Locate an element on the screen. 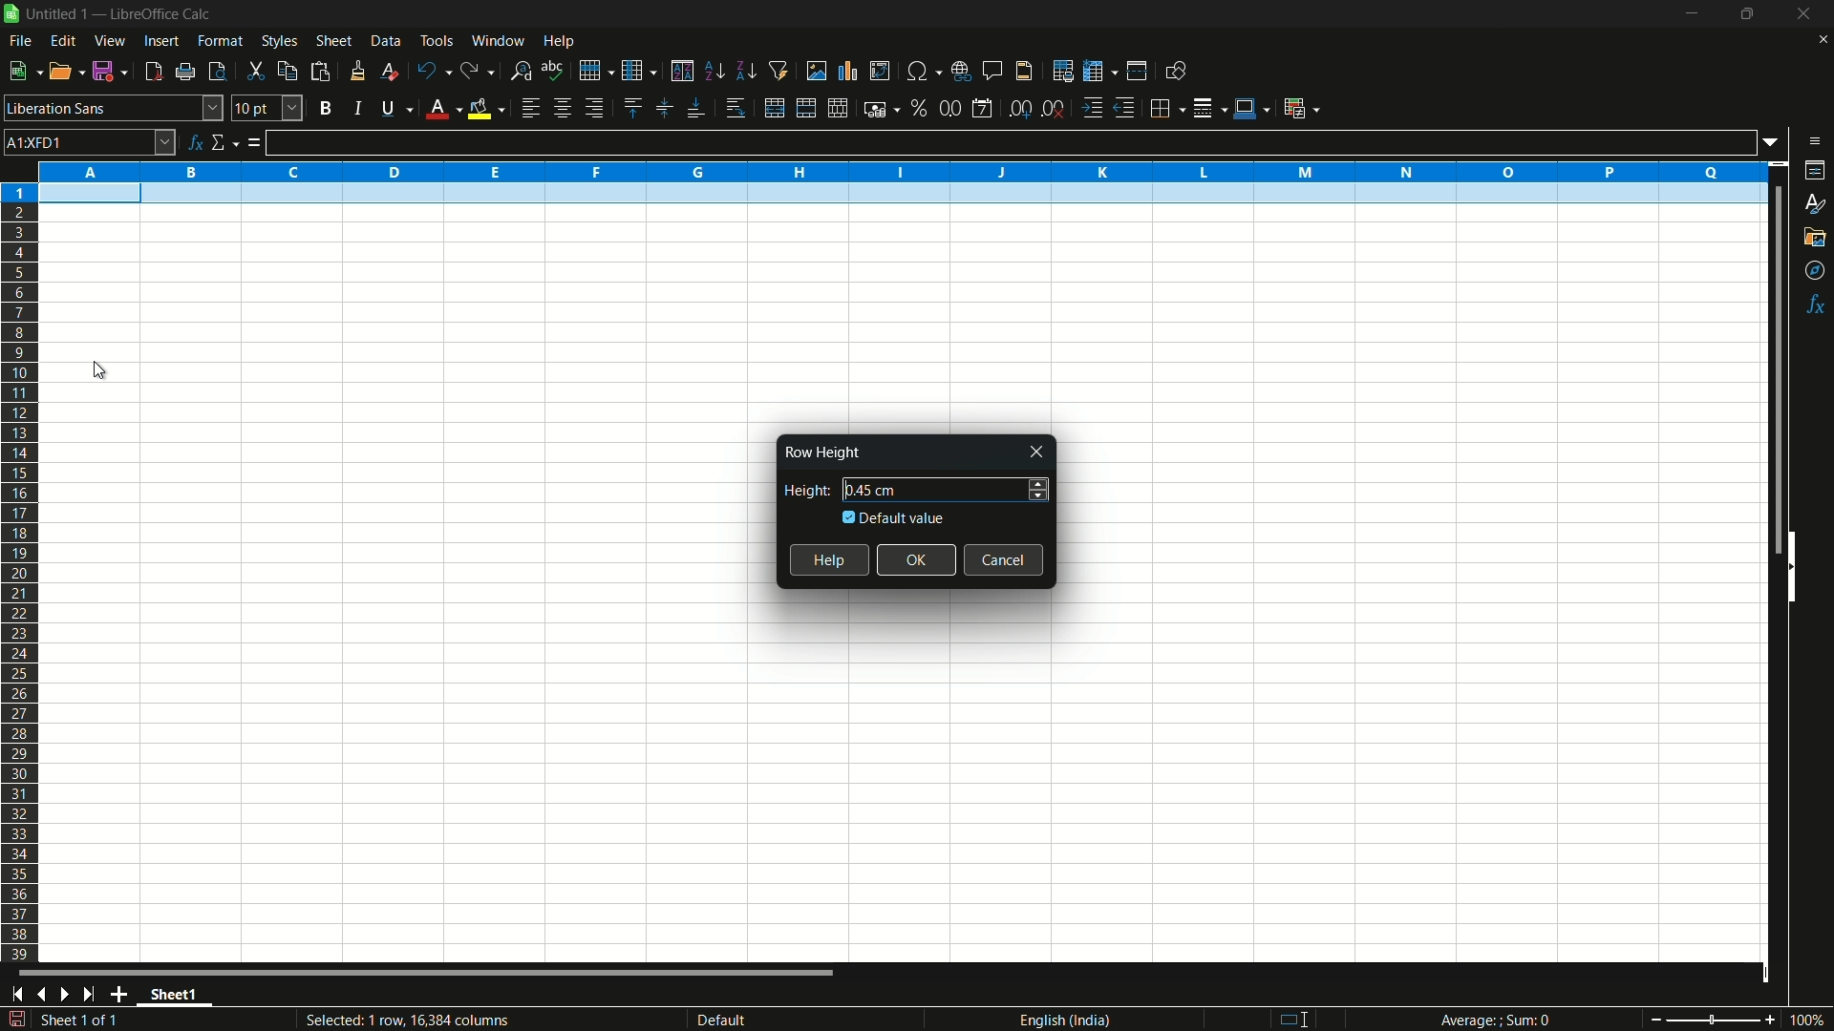 This screenshot has width=1834, height=1031. current zoom 100% is located at coordinates (1810, 1020).